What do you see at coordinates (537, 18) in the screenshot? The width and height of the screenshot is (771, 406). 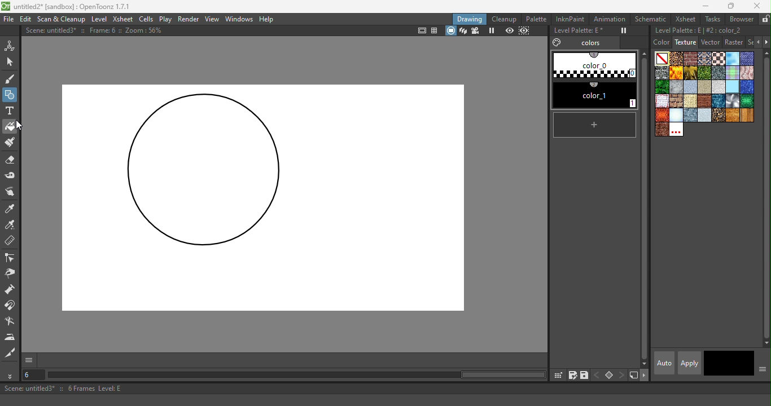 I see `Palette` at bounding box center [537, 18].